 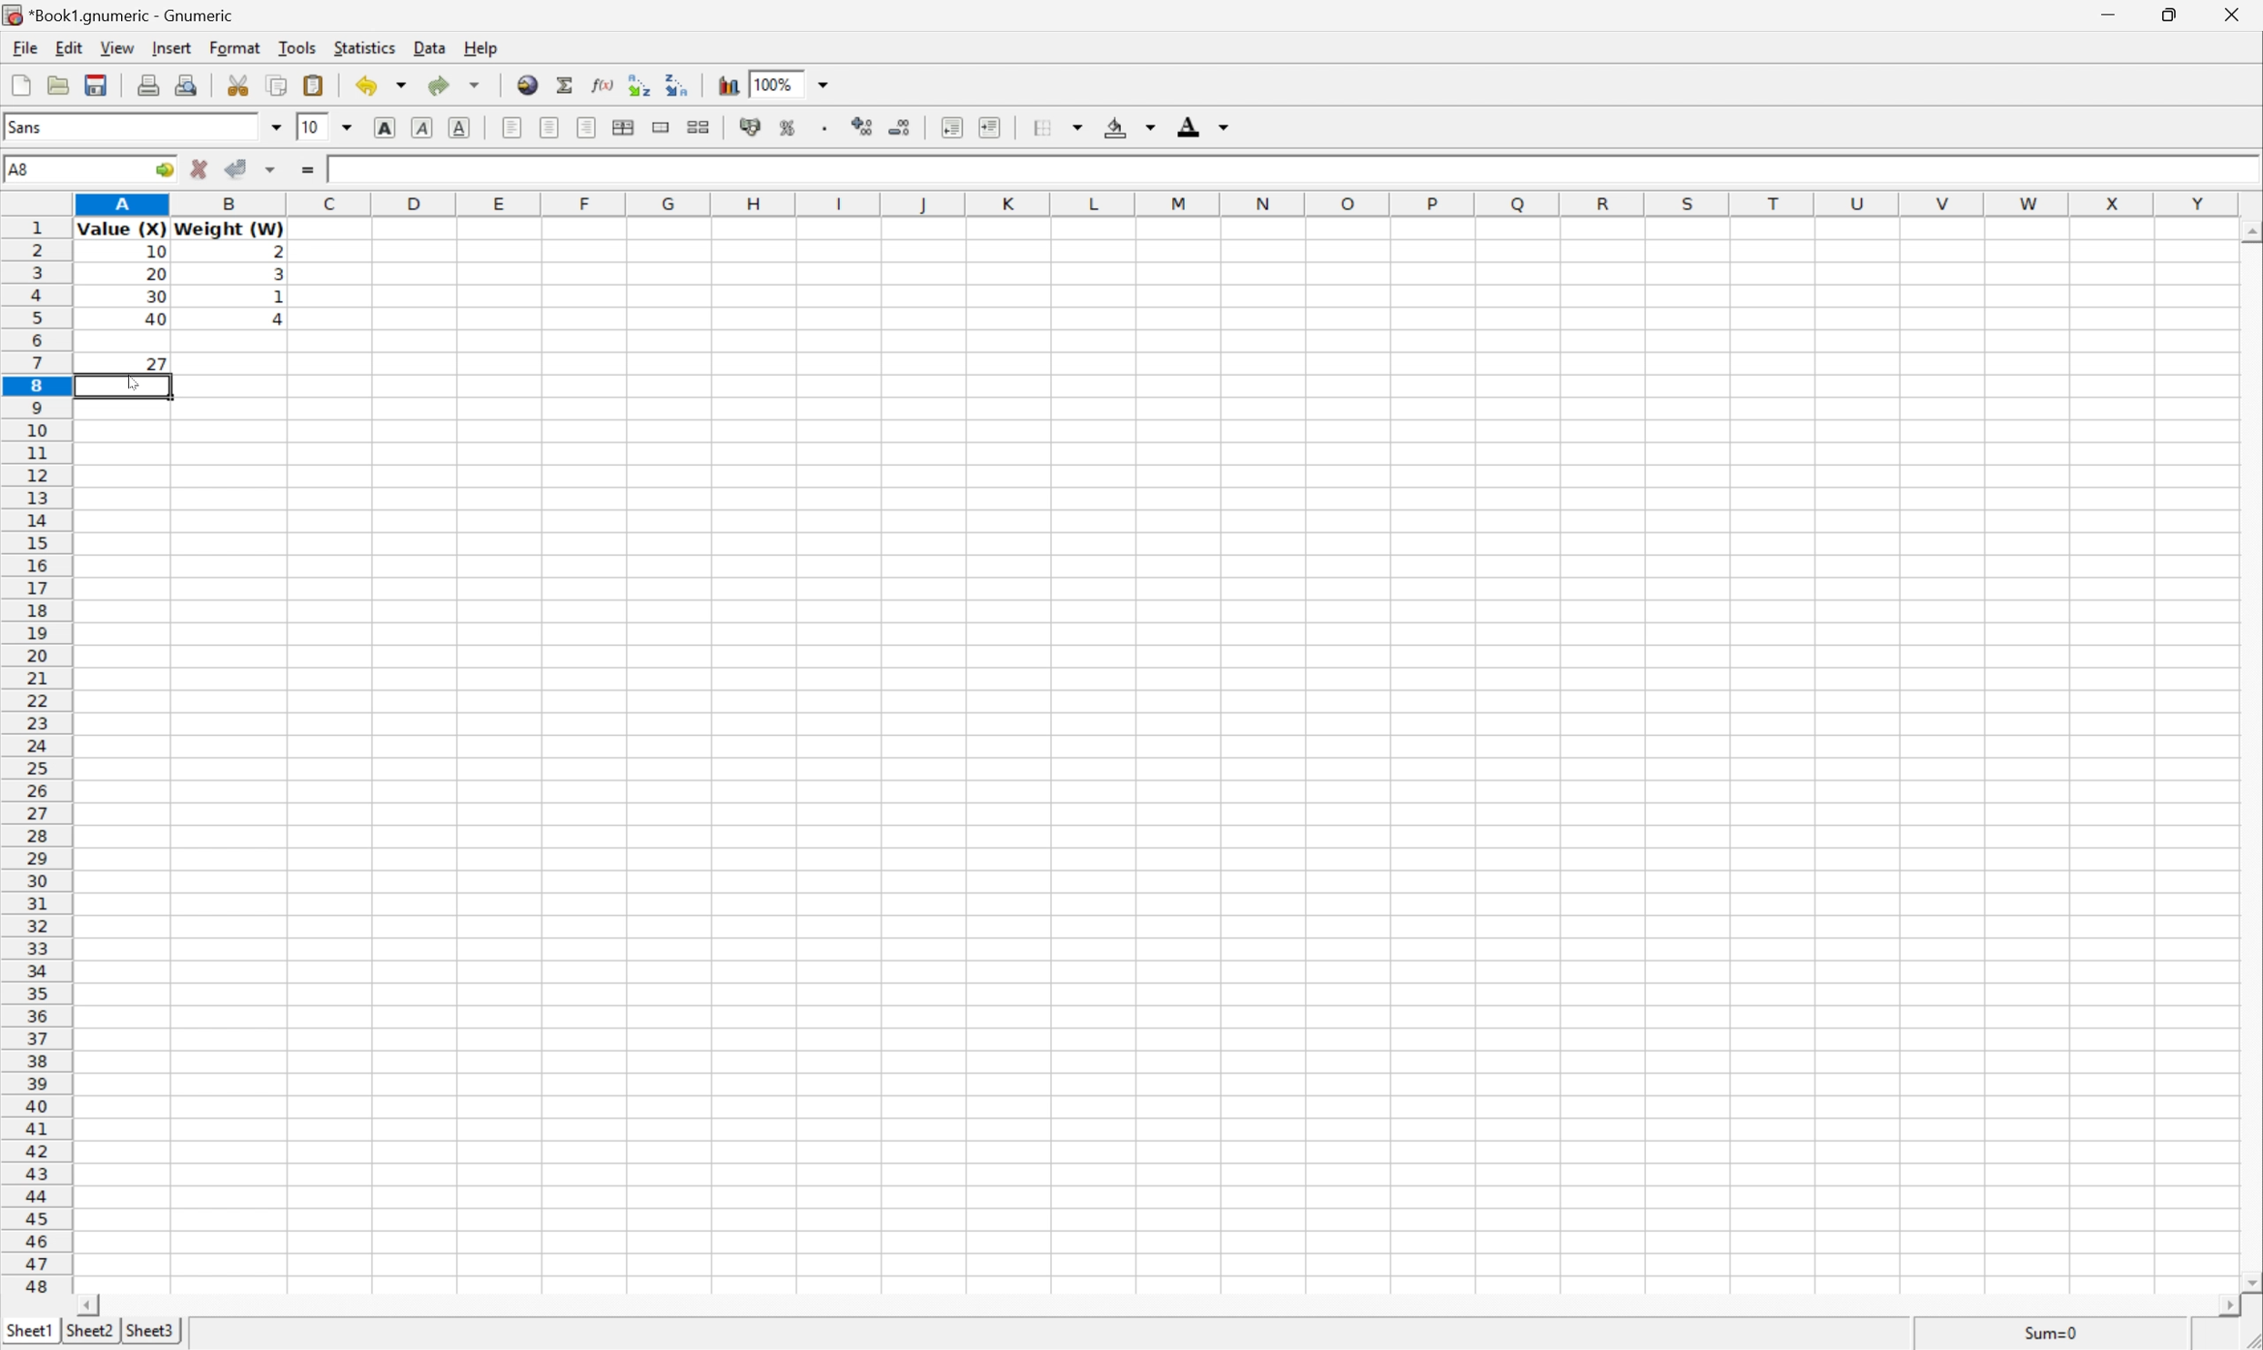 What do you see at coordinates (285, 251) in the screenshot?
I see `2` at bounding box center [285, 251].